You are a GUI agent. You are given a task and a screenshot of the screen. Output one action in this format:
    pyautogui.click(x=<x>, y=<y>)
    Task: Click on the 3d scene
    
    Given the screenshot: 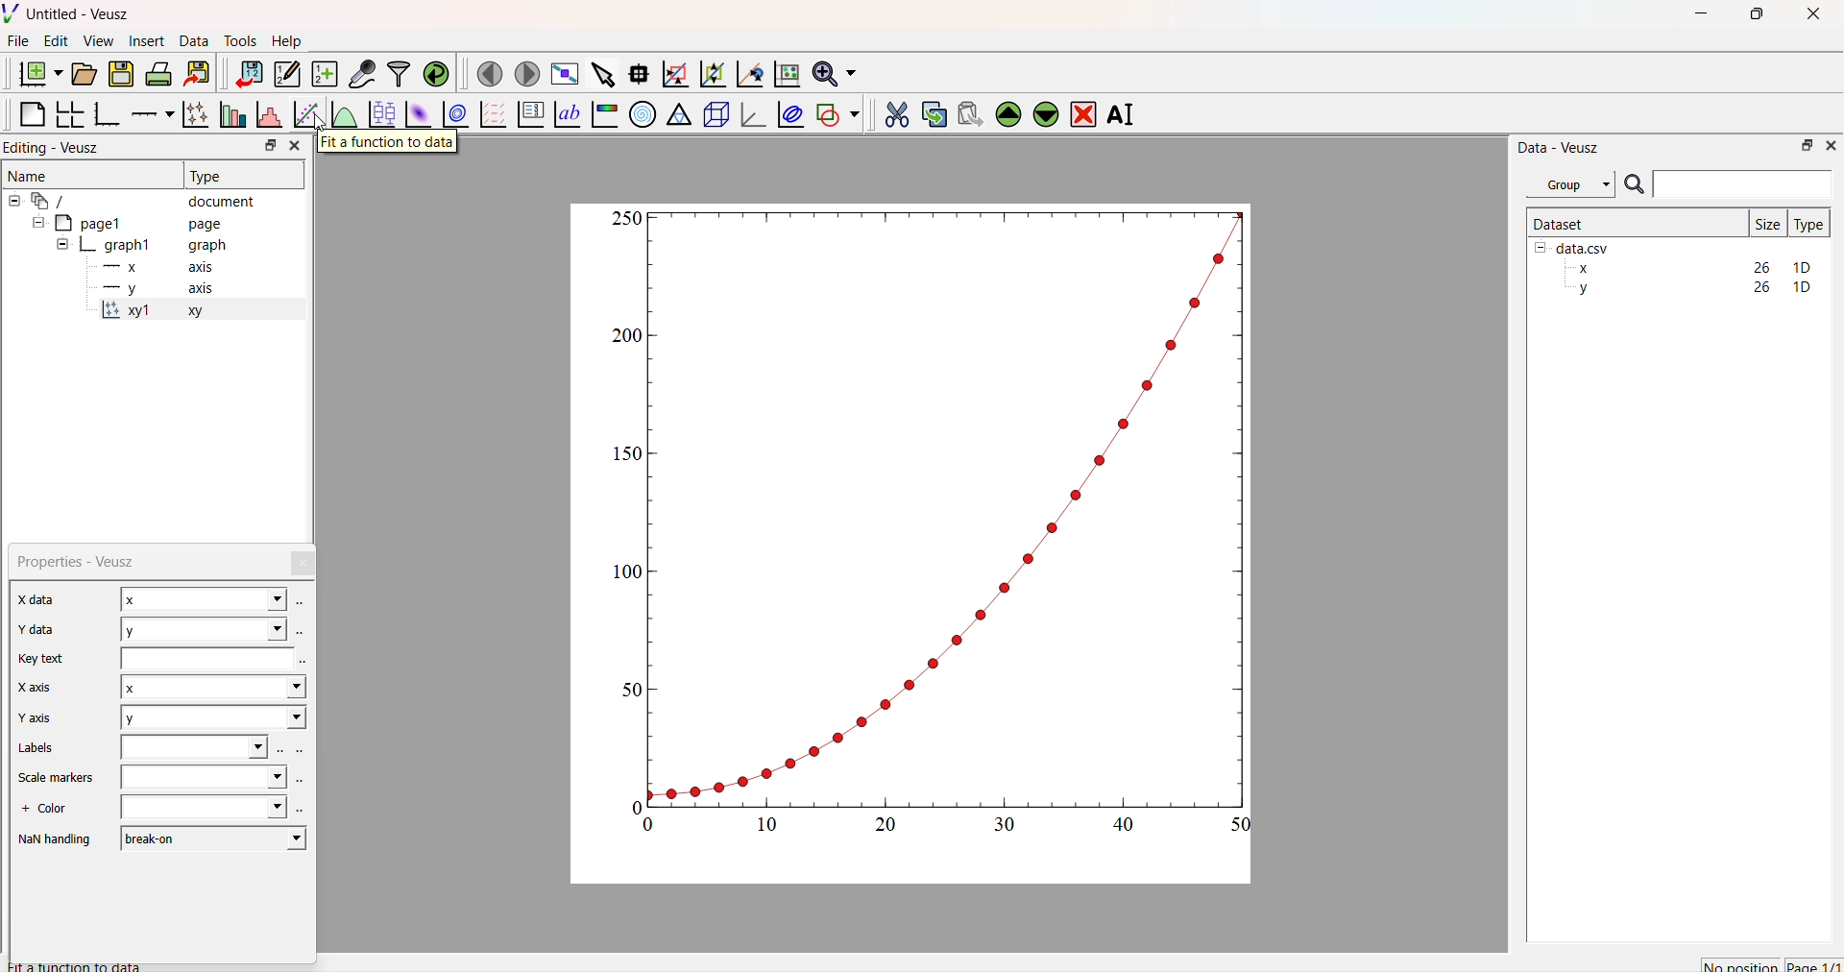 What is the action you would take?
    pyautogui.click(x=714, y=111)
    